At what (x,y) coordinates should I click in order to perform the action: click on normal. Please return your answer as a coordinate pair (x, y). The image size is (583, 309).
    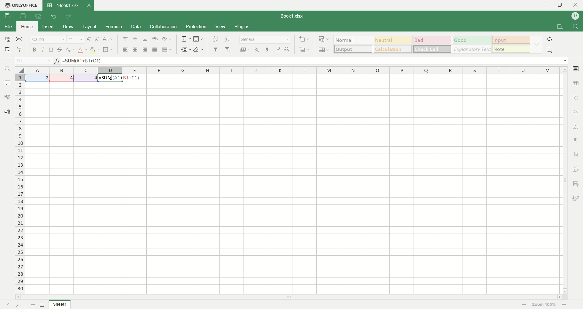
    Looking at the image, I should click on (354, 39).